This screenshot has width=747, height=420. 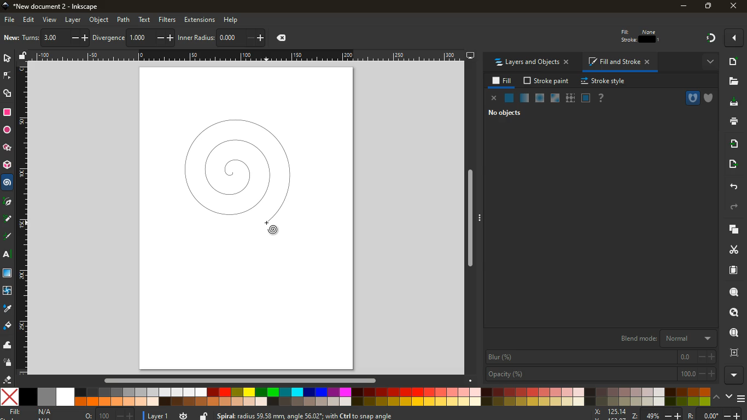 I want to click on eraser, so click(x=7, y=380).